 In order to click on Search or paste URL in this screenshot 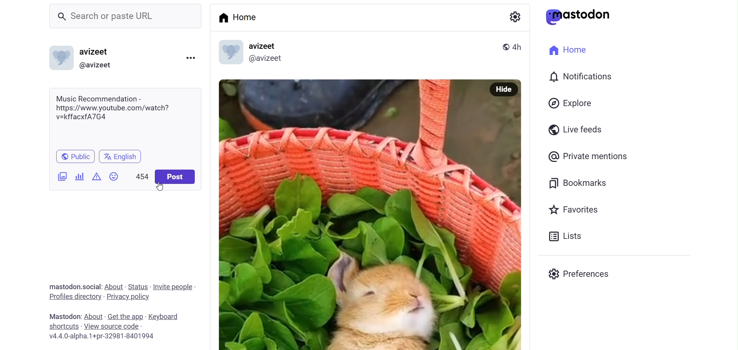, I will do `click(125, 17)`.